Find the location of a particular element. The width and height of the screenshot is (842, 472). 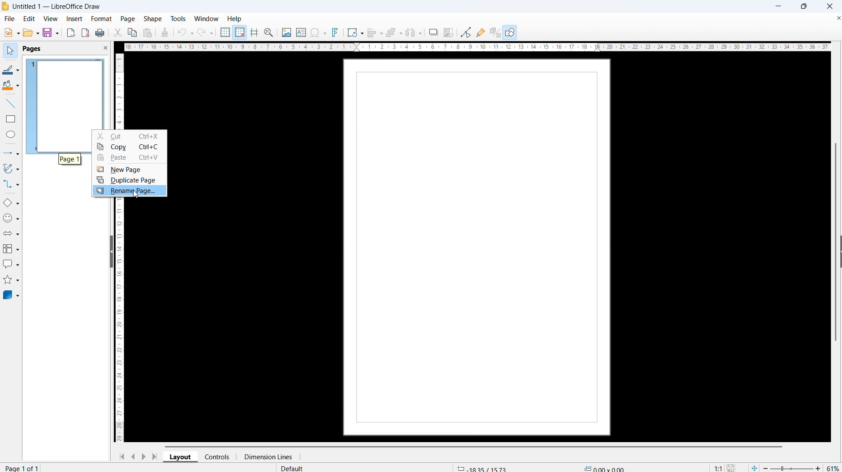

cut is located at coordinates (117, 32).